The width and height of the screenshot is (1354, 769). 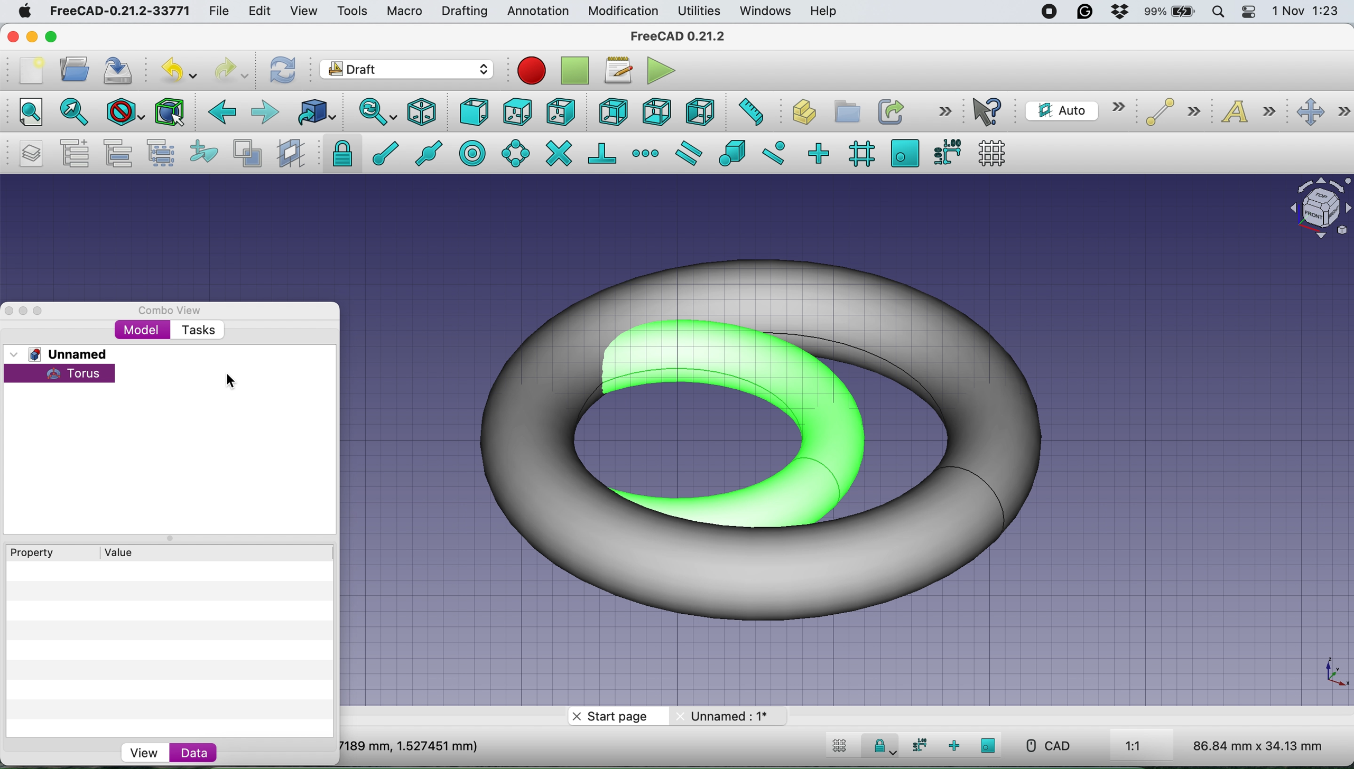 What do you see at coordinates (1050, 14) in the screenshot?
I see `screen recorder` at bounding box center [1050, 14].